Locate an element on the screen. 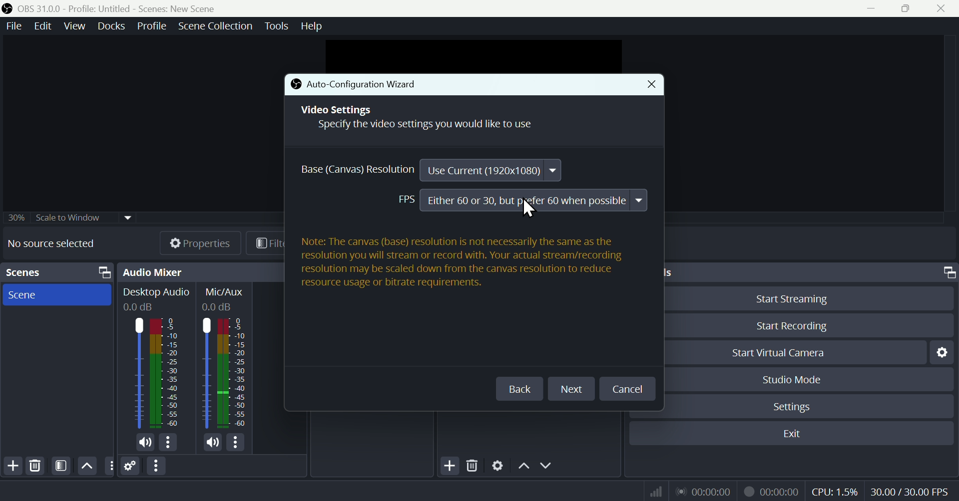  close is located at coordinates (943, 8).